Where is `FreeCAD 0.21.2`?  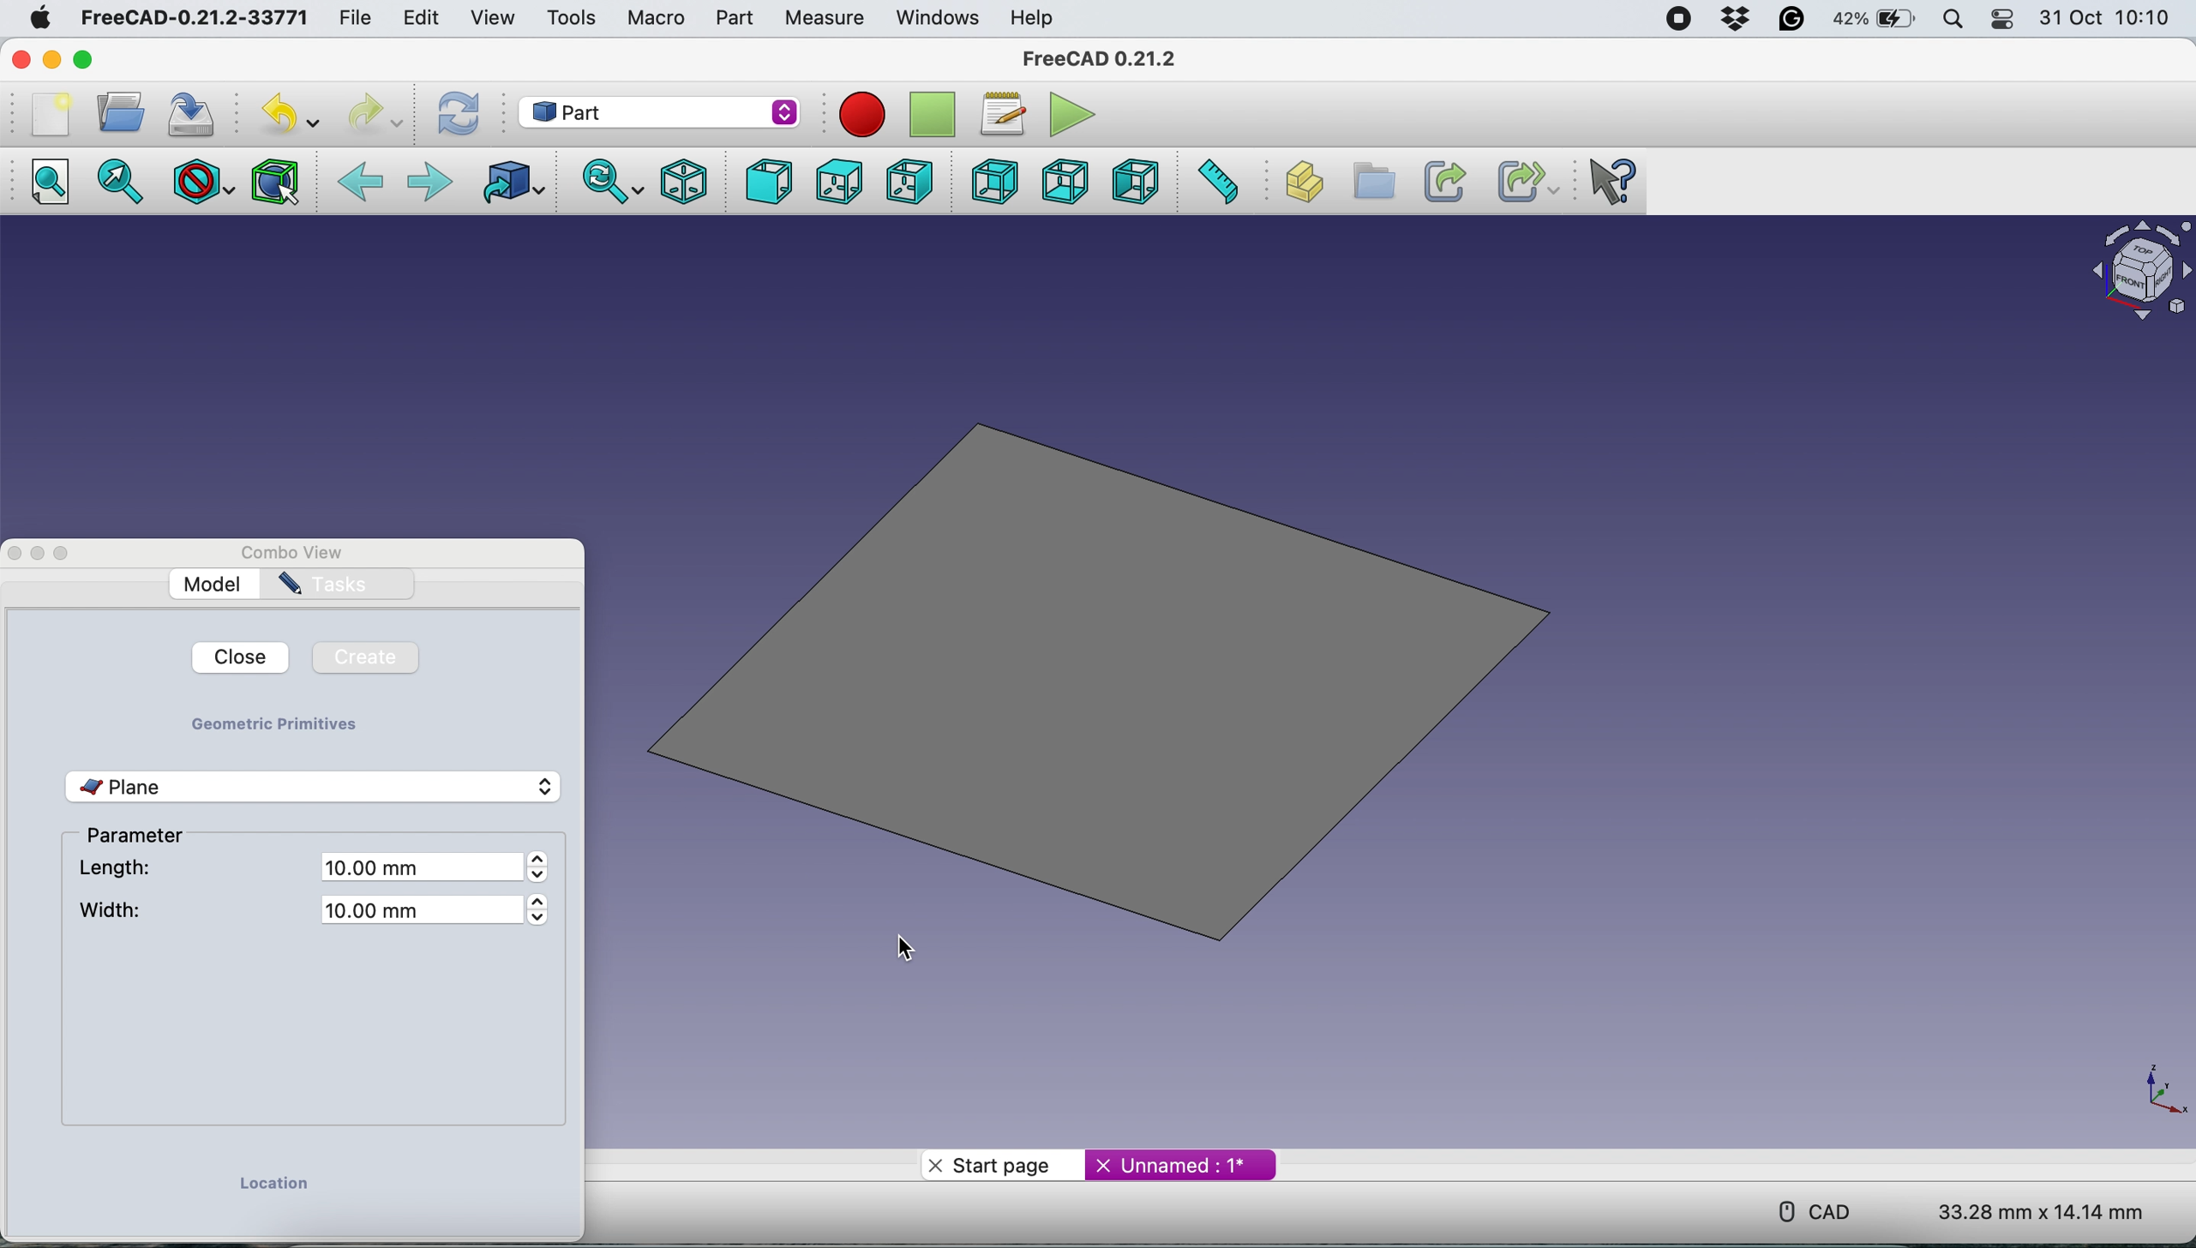
FreeCAD 0.21.2 is located at coordinates (1106, 60).